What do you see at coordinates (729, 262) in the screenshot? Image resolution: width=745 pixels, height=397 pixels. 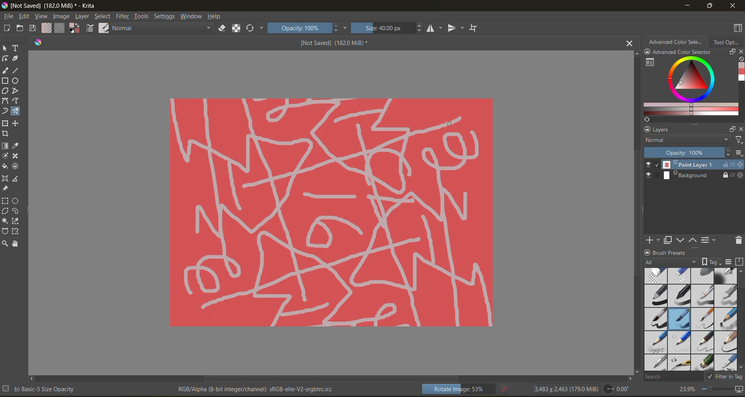 I see `display settings` at bounding box center [729, 262].